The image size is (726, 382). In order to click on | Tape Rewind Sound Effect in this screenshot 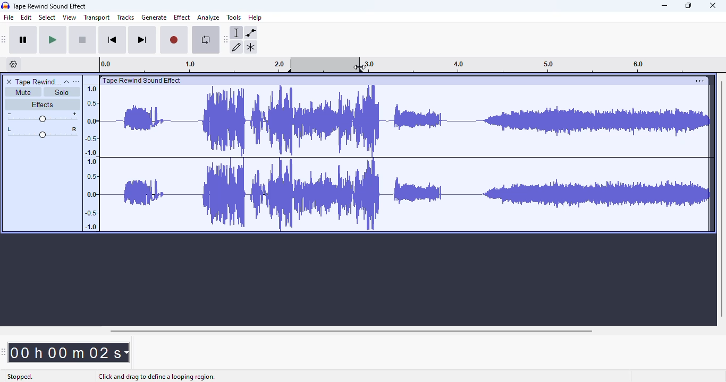, I will do `click(141, 81)`.